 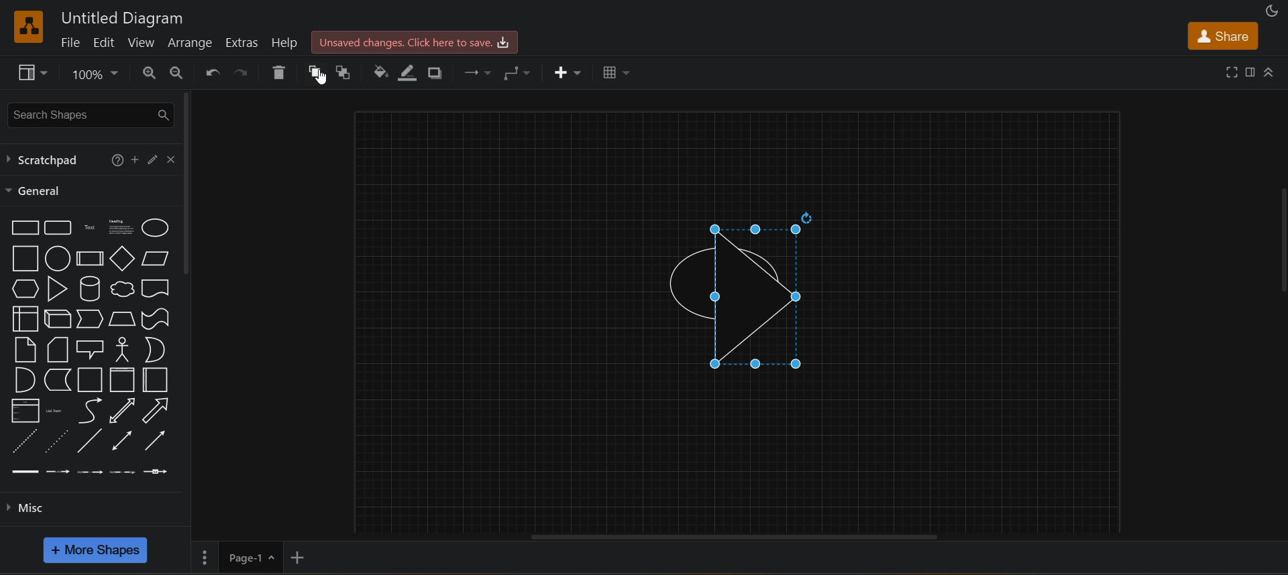 I want to click on container, so click(x=156, y=379).